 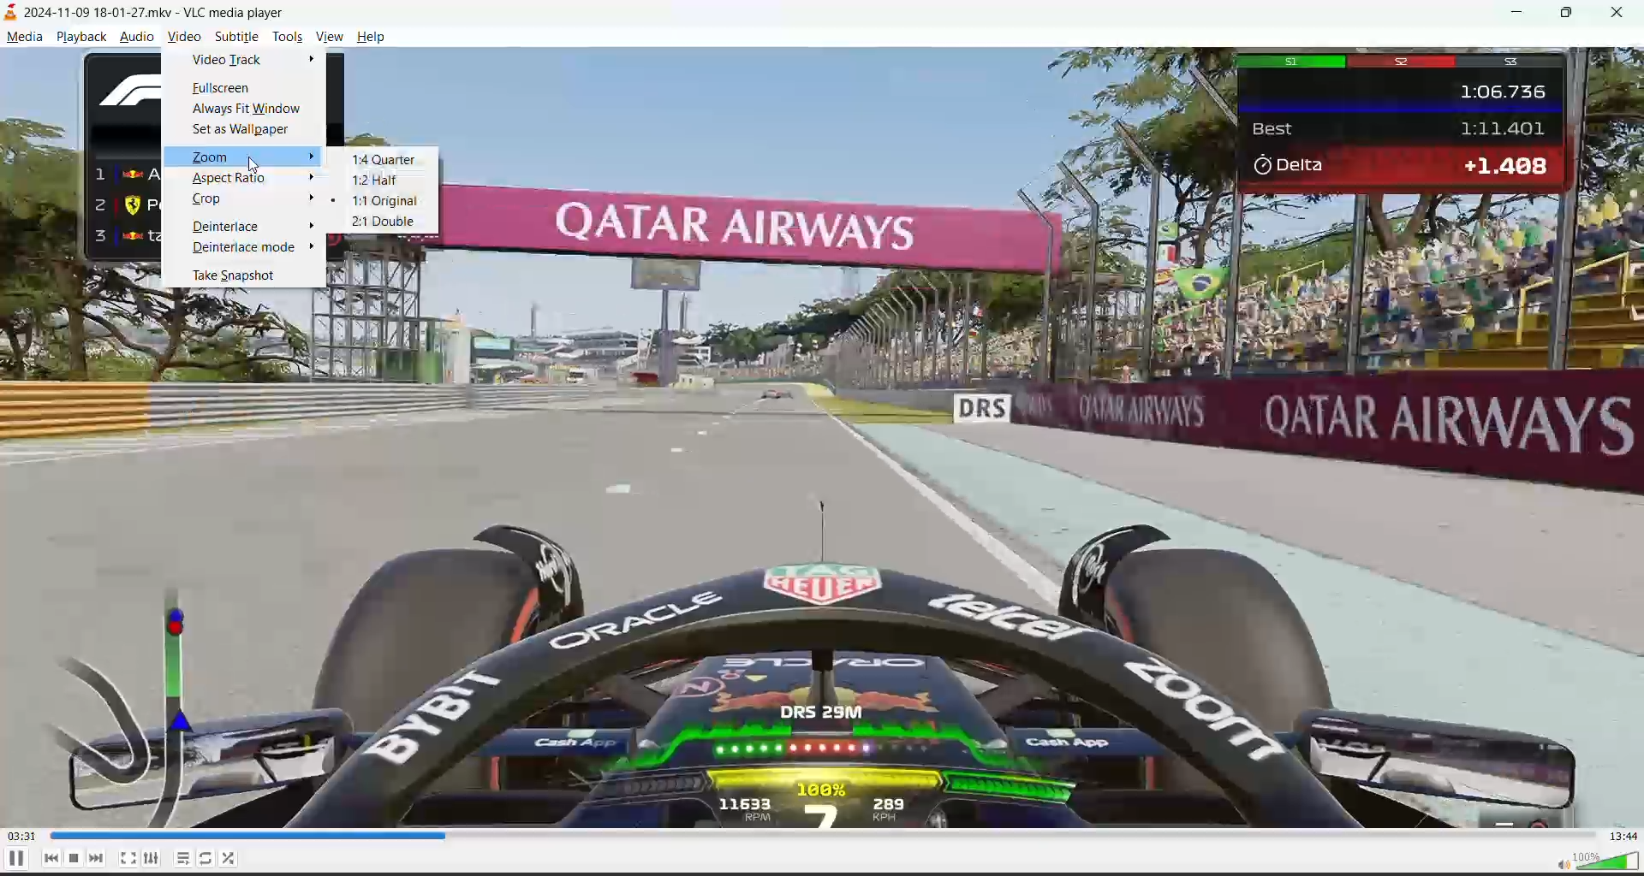 I want to click on zoom, so click(x=216, y=157).